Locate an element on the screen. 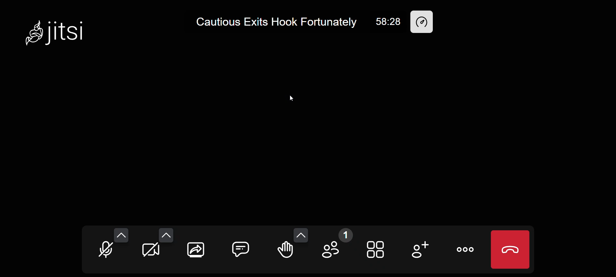  tile view is located at coordinates (378, 249).